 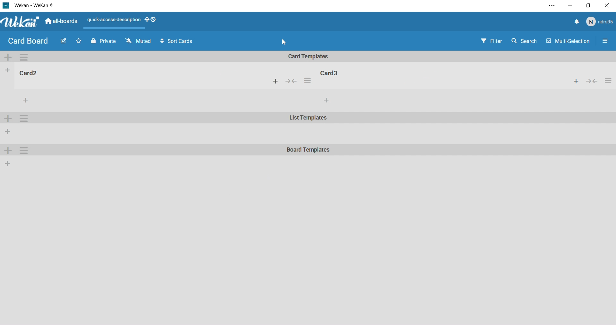 What do you see at coordinates (8, 118) in the screenshot?
I see `add` at bounding box center [8, 118].